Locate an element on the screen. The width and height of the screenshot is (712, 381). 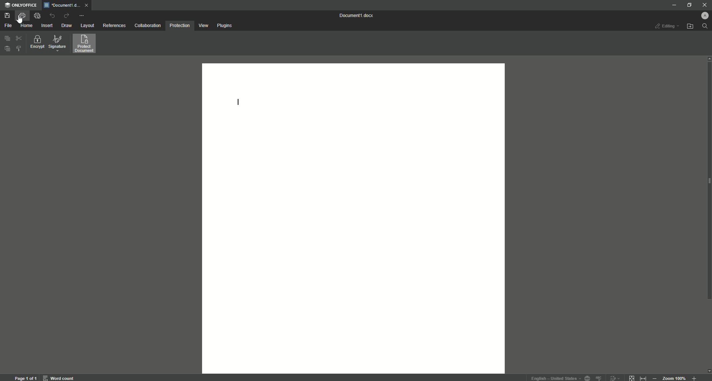
fit to page is located at coordinates (631, 377).